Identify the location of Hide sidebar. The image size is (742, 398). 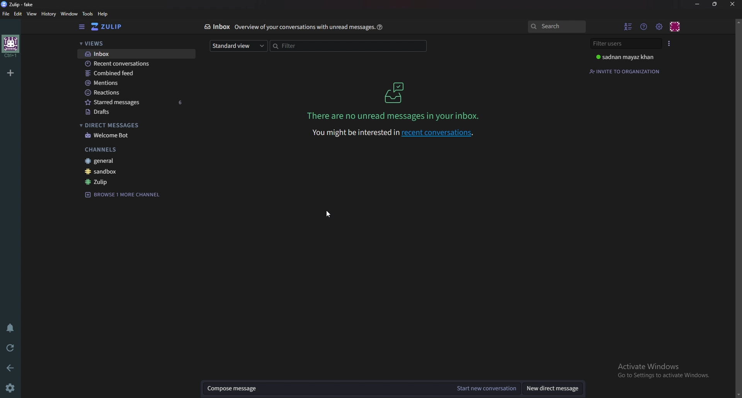
(82, 27).